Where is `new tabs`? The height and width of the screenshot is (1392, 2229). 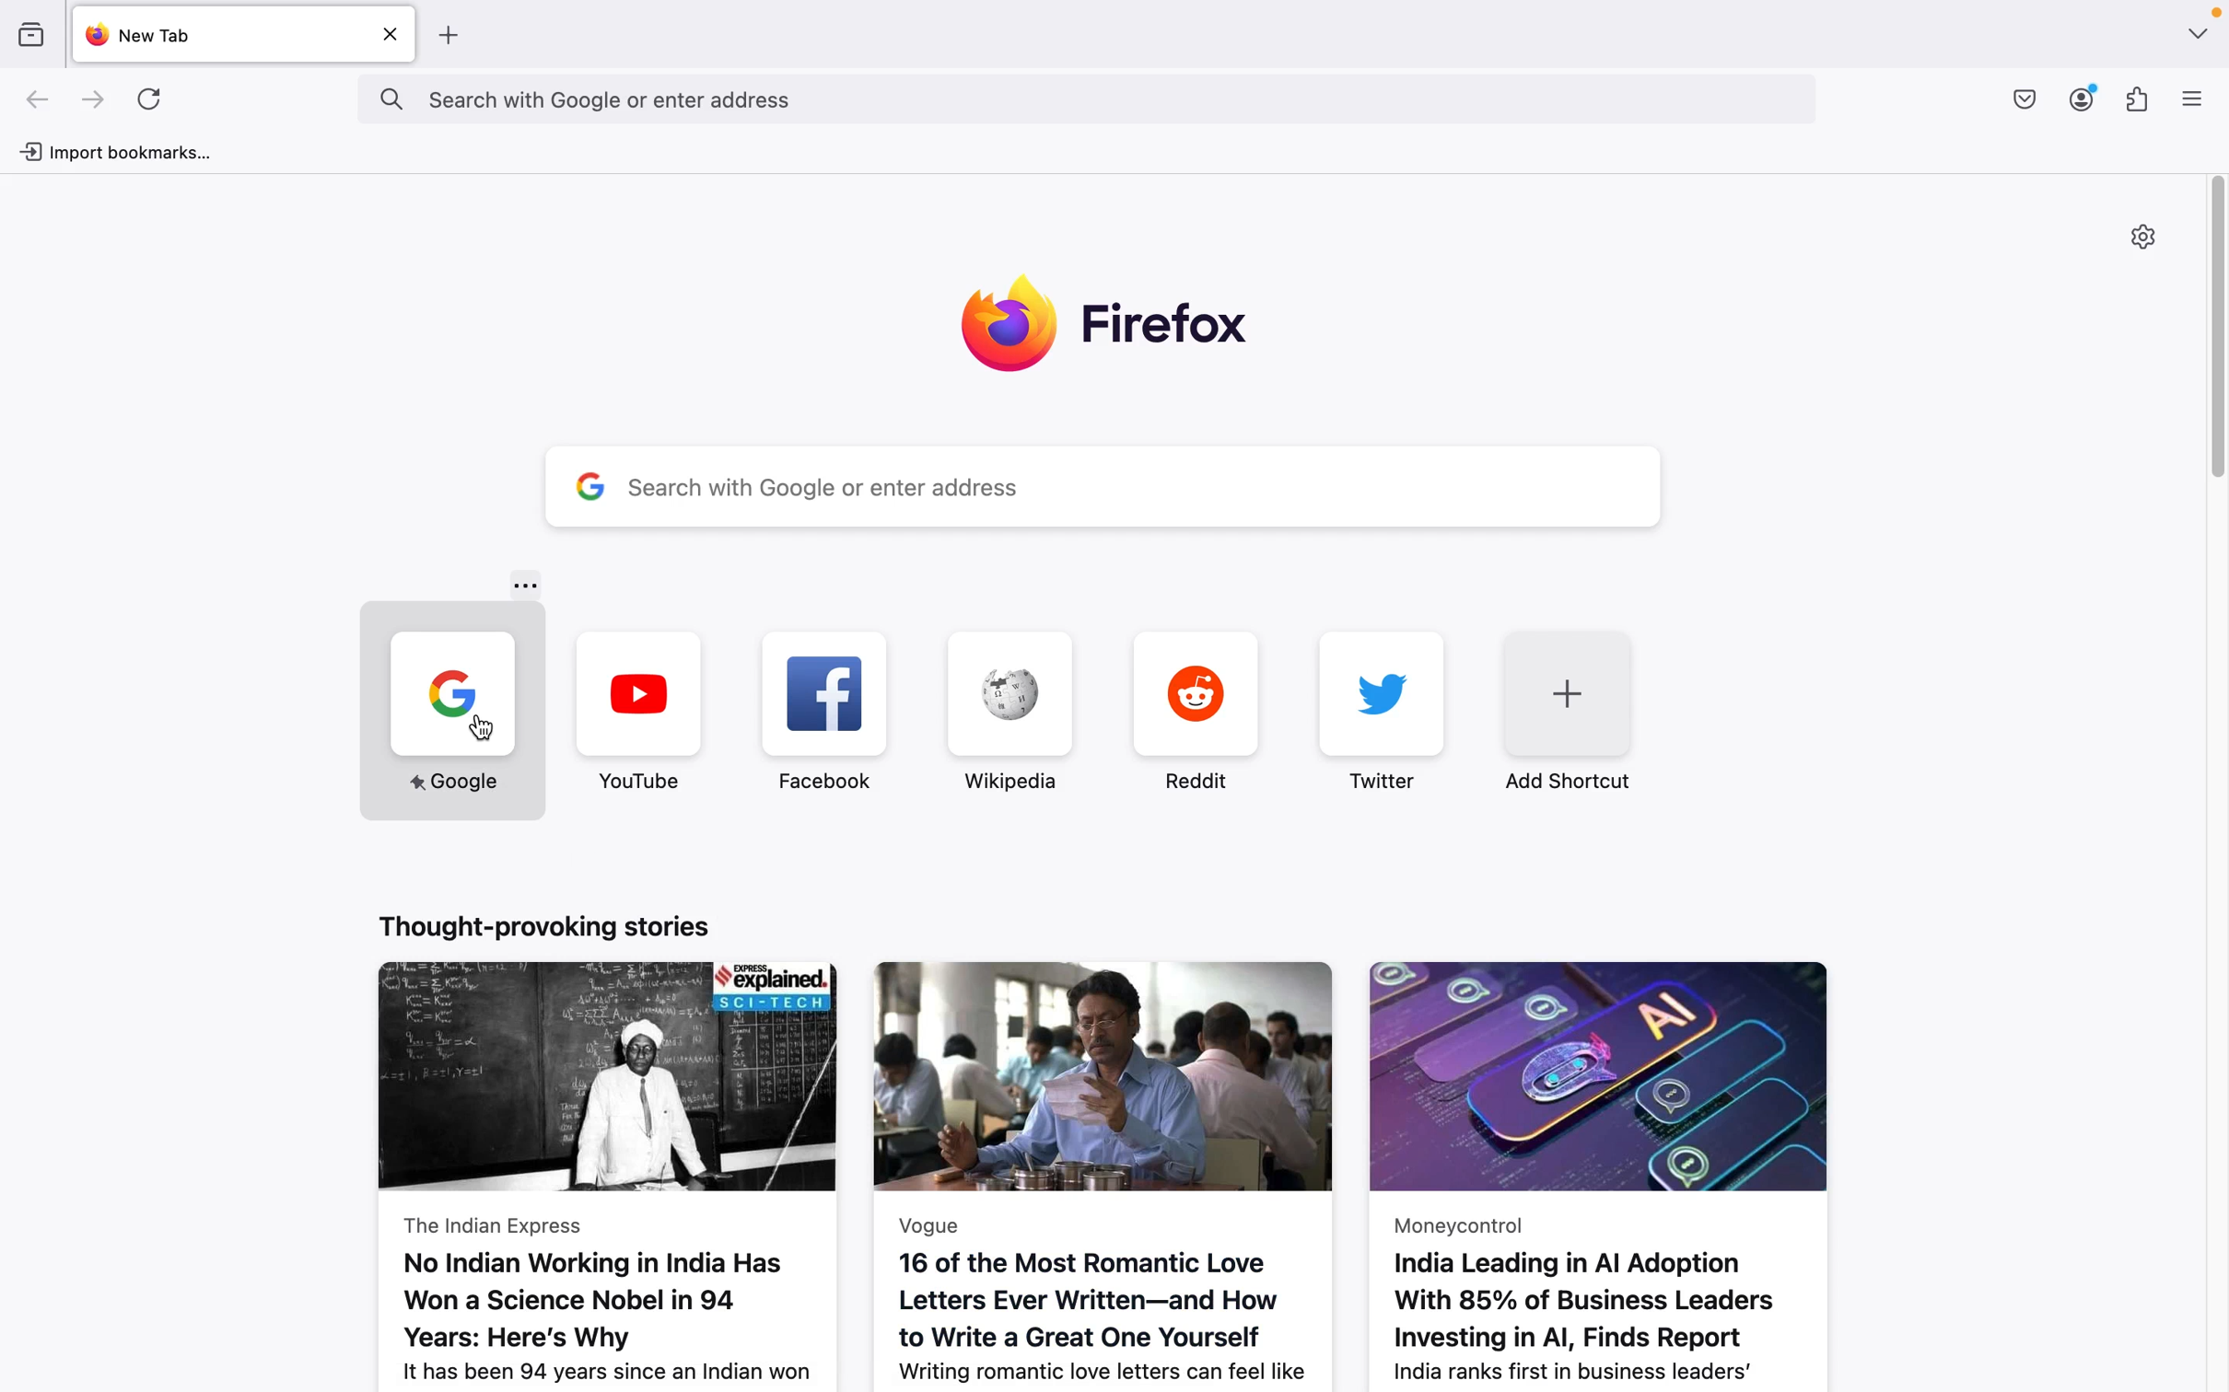 new tabs is located at coordinates (245, 35).